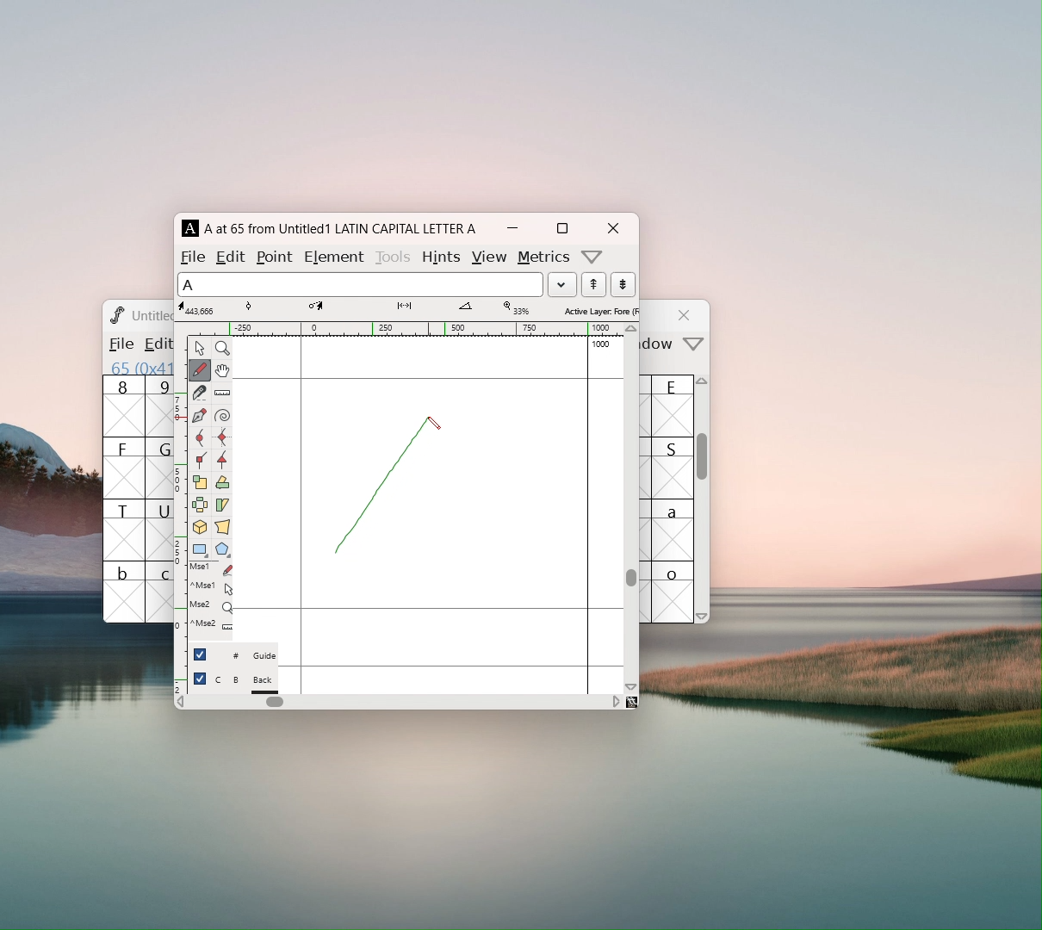 Image resolution: width=1042 pixels, height=930 pixels. Describe the element at coordinates (211, 624) in the screenshot. I see `^Mse2` at that location.